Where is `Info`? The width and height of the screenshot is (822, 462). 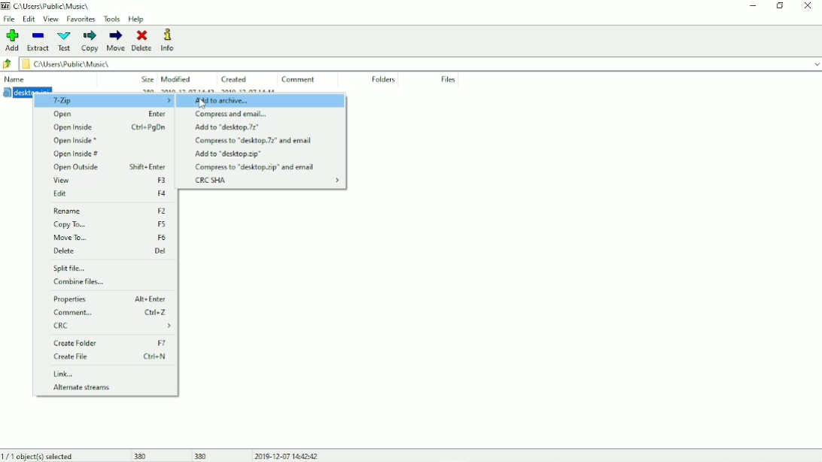 Info is located at coordinates (174, 40).